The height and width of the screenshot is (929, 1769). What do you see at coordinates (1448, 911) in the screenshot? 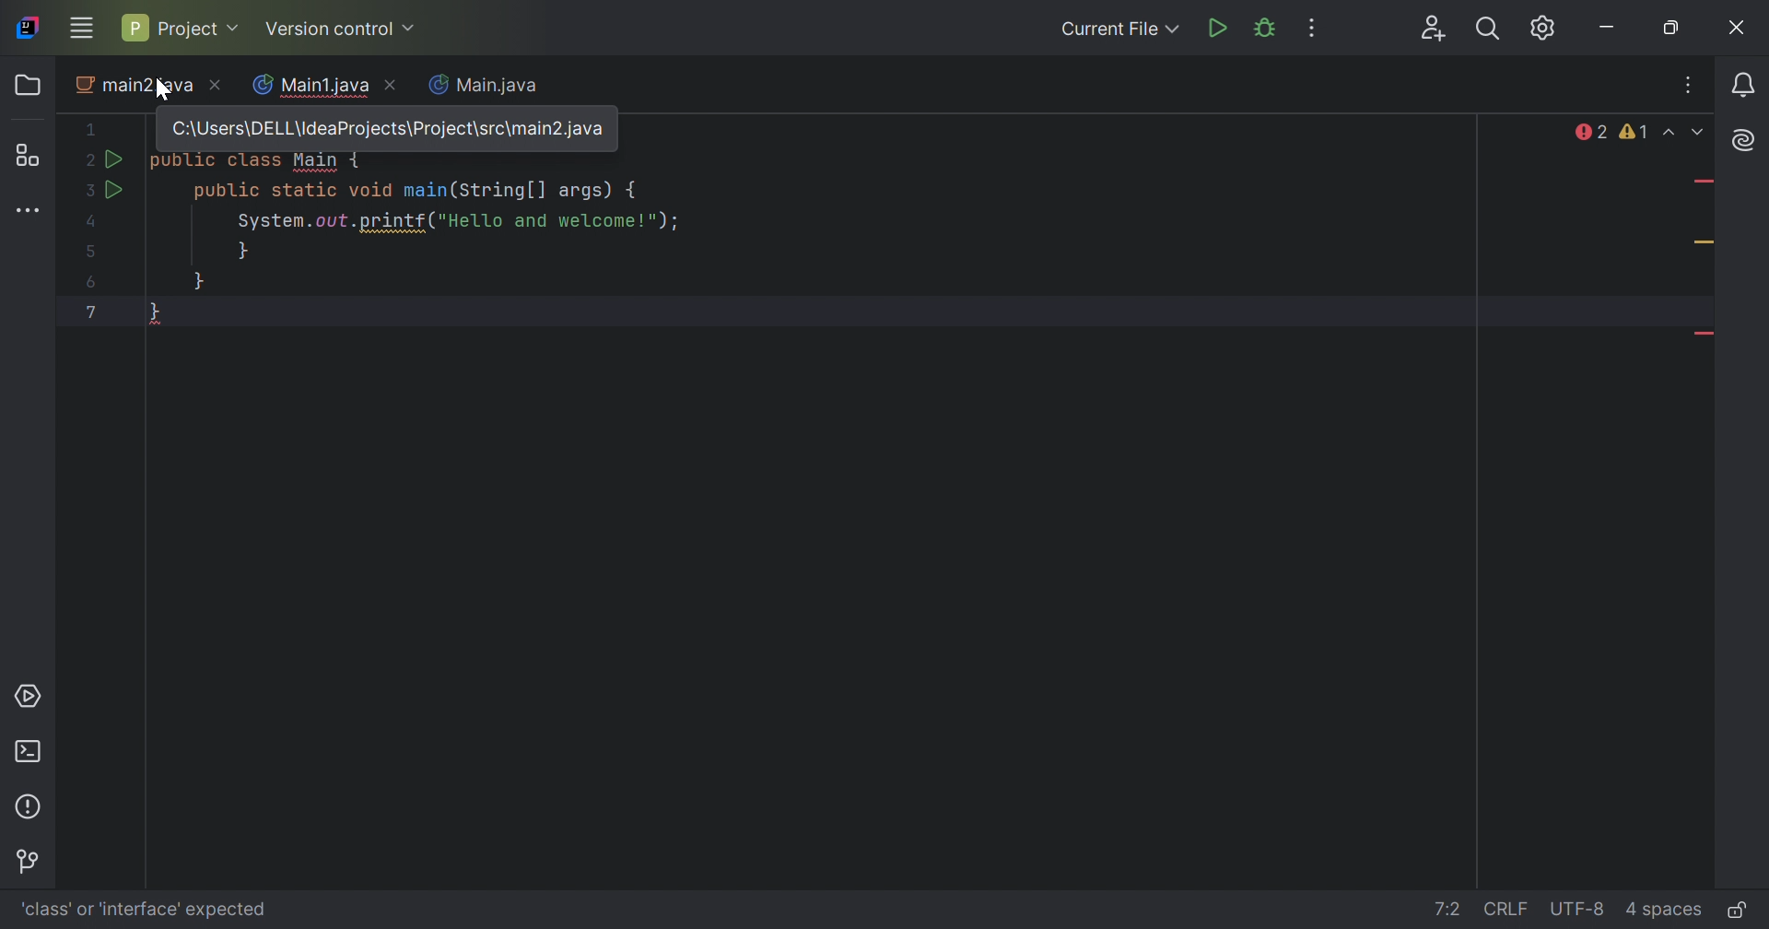
I see `go to line` at bounding box center [1448, 911].